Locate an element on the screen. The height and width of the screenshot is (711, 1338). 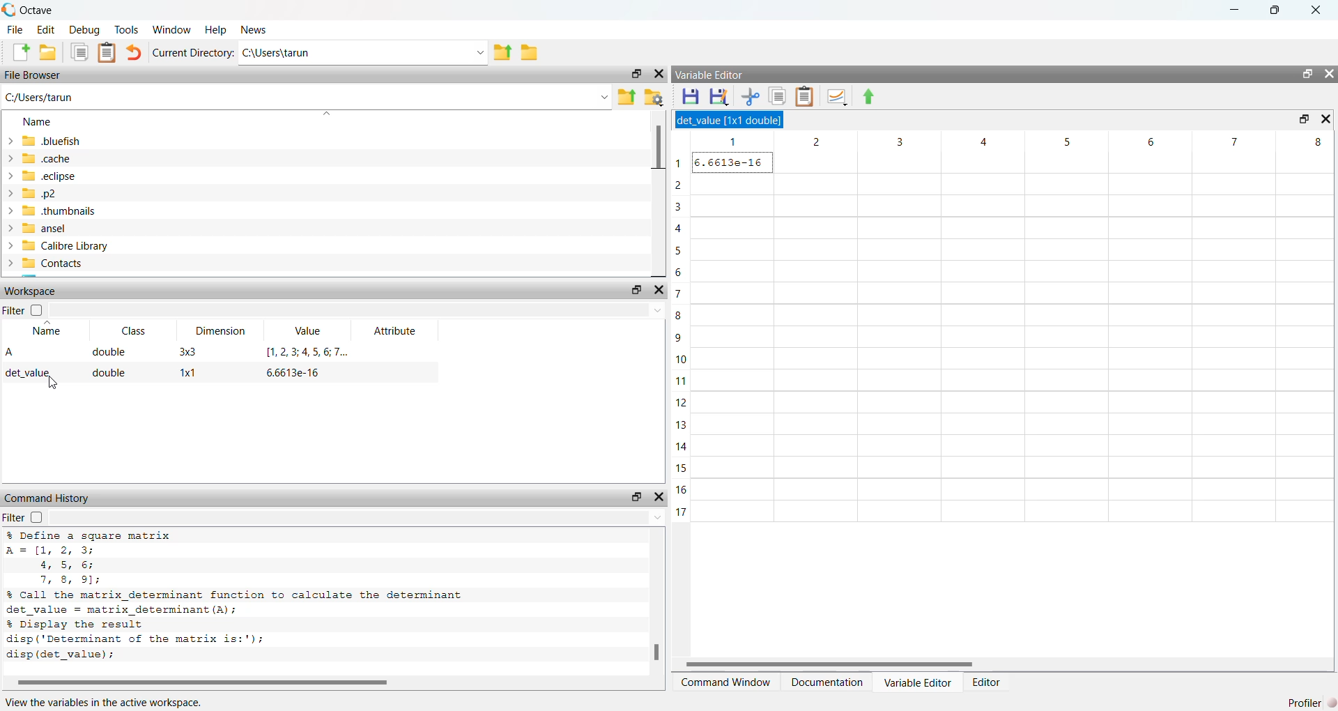
.p2 is located at coordinates (35, 194).